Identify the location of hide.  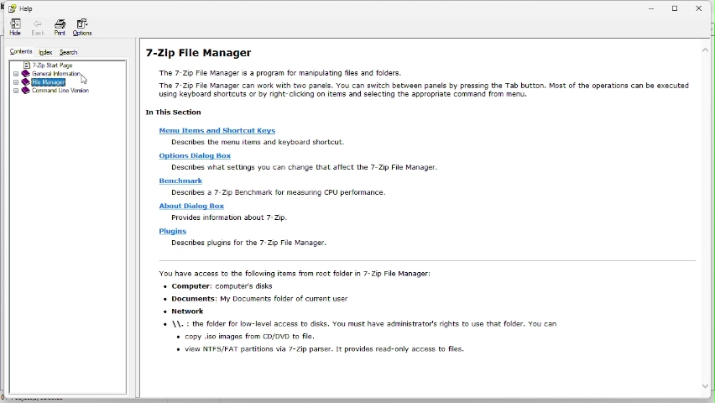
(14, 28).